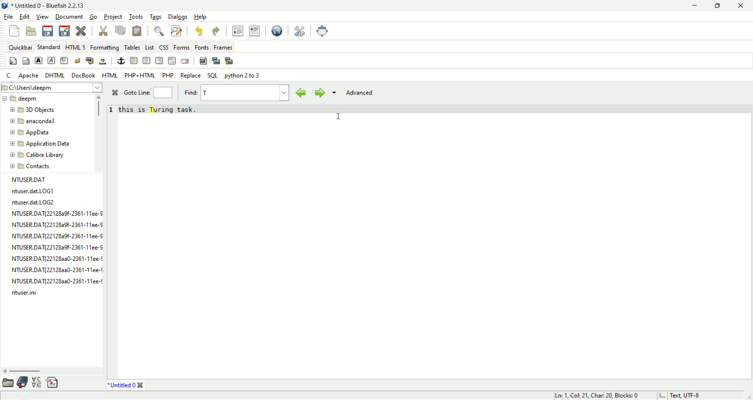  What do you see at coordinates (29, 75) in the screenshot?
I see `apache` at bounding box center [29, 75].